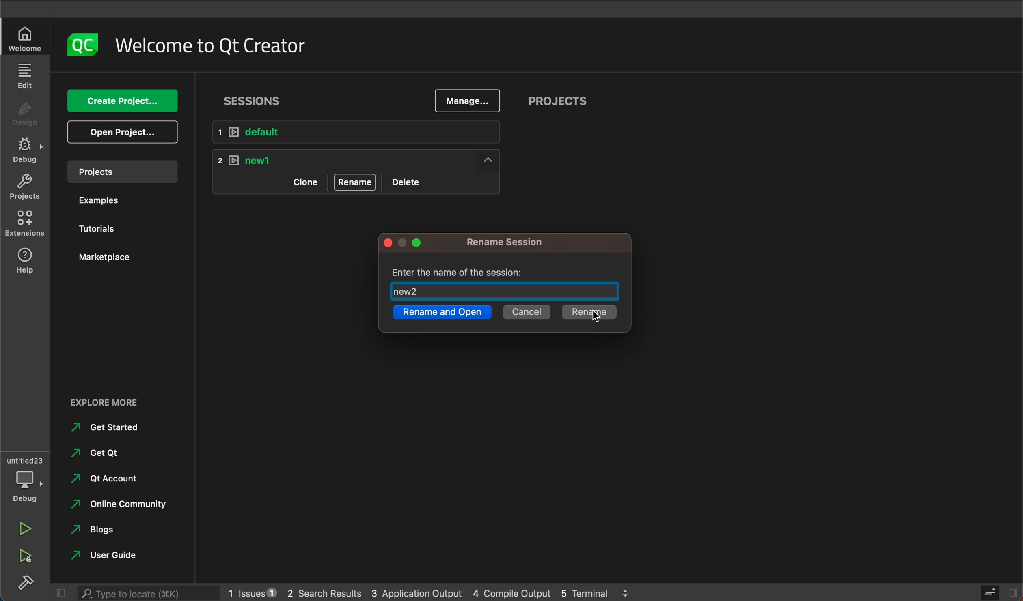  I want to click on welcome, so click(26, 39).